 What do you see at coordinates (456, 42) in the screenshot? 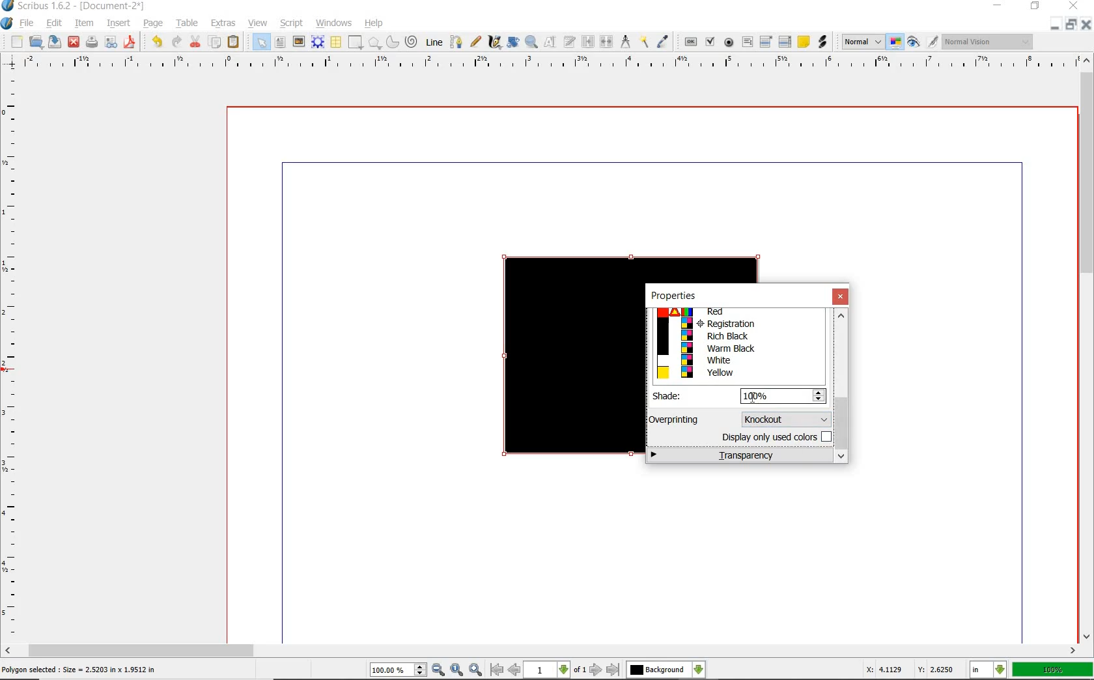
I see `bezier curve` at bounding box center [456, 42].